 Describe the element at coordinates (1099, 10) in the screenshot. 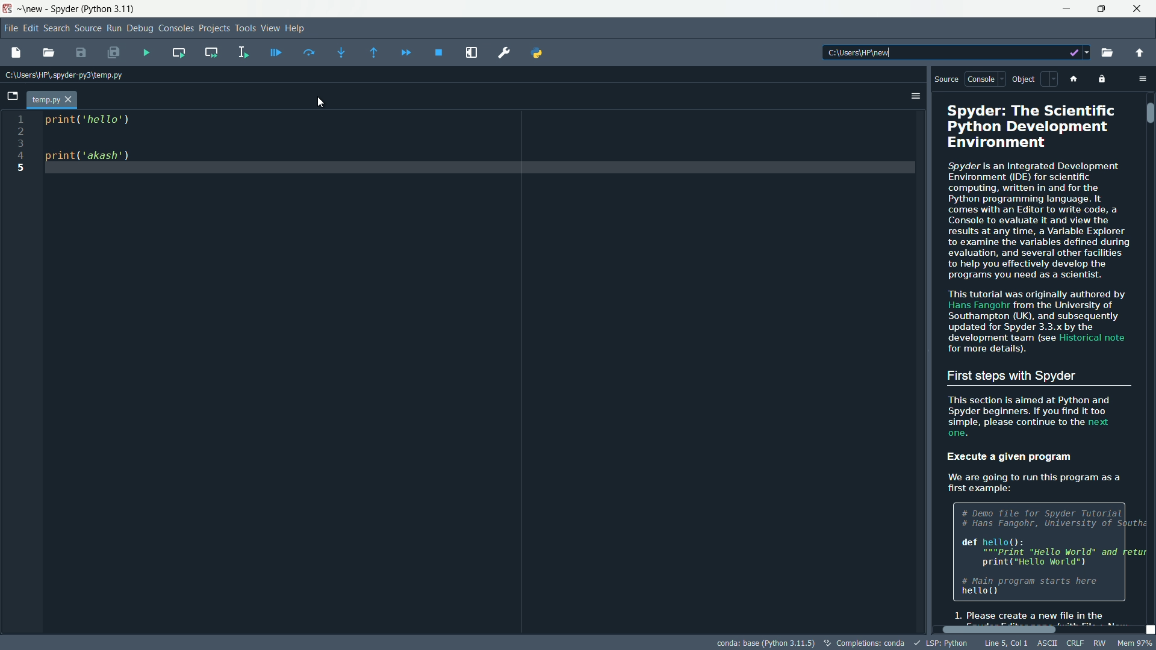

I see `maximize` at that location.